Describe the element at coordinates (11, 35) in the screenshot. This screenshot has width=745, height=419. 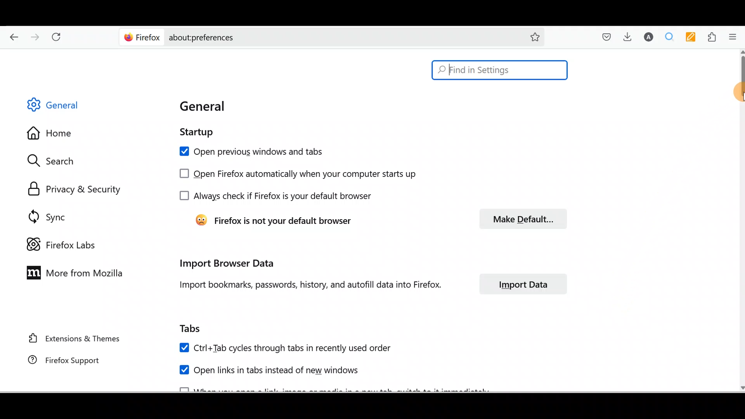
I see `Go back one page` at that location.